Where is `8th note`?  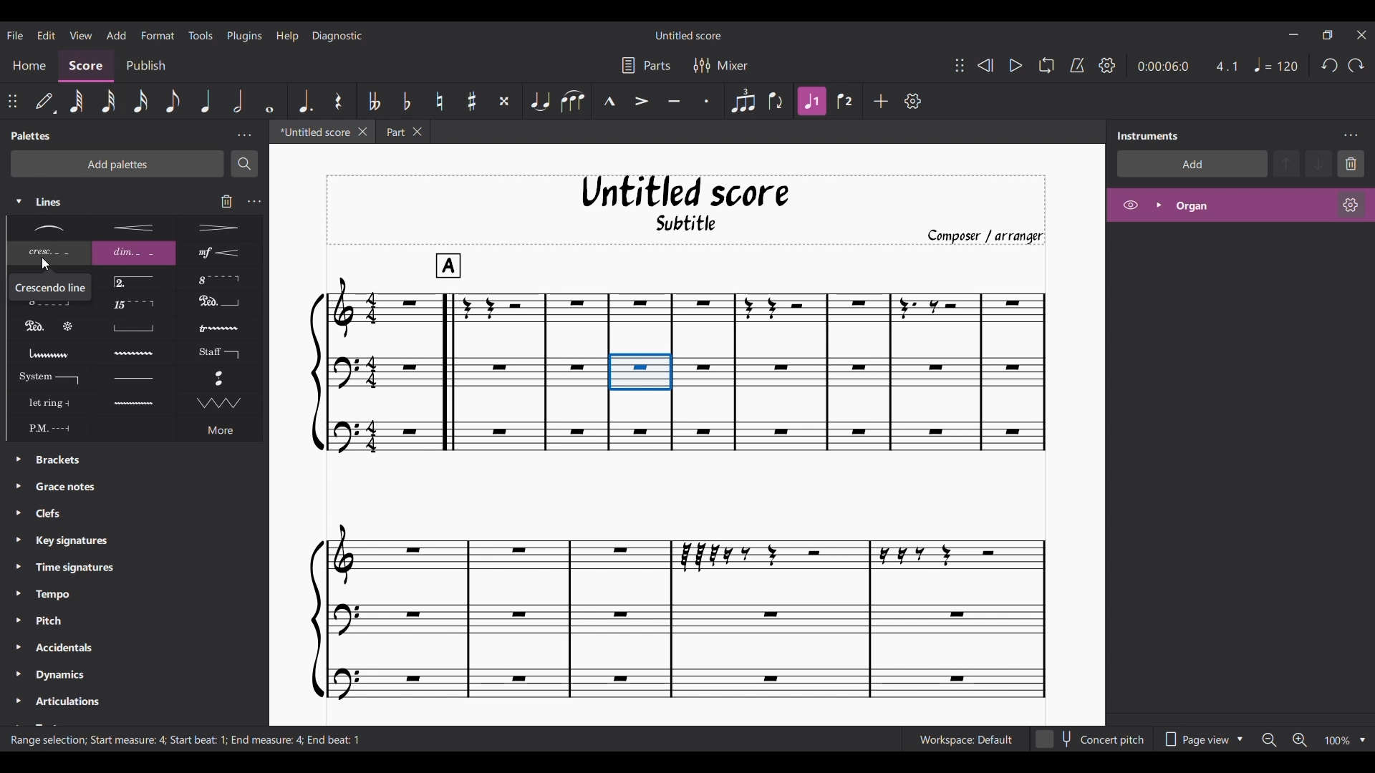 8th note is located at coordinates (172, 101).